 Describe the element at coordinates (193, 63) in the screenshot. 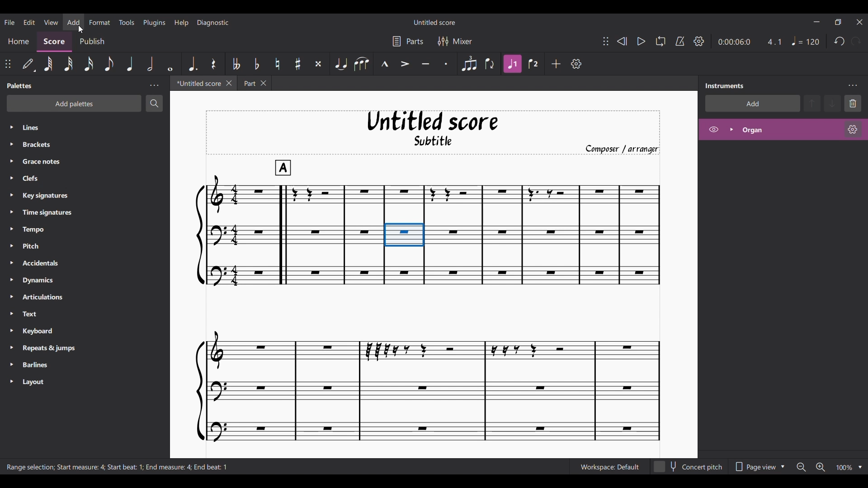

I see `Augmentation dot` at that location.